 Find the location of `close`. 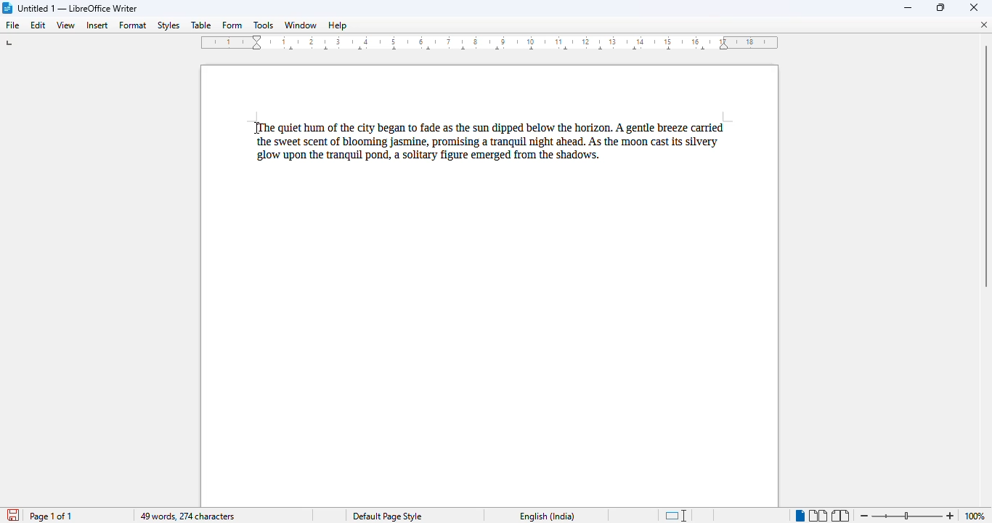

close is located at coordinates (974, 7).